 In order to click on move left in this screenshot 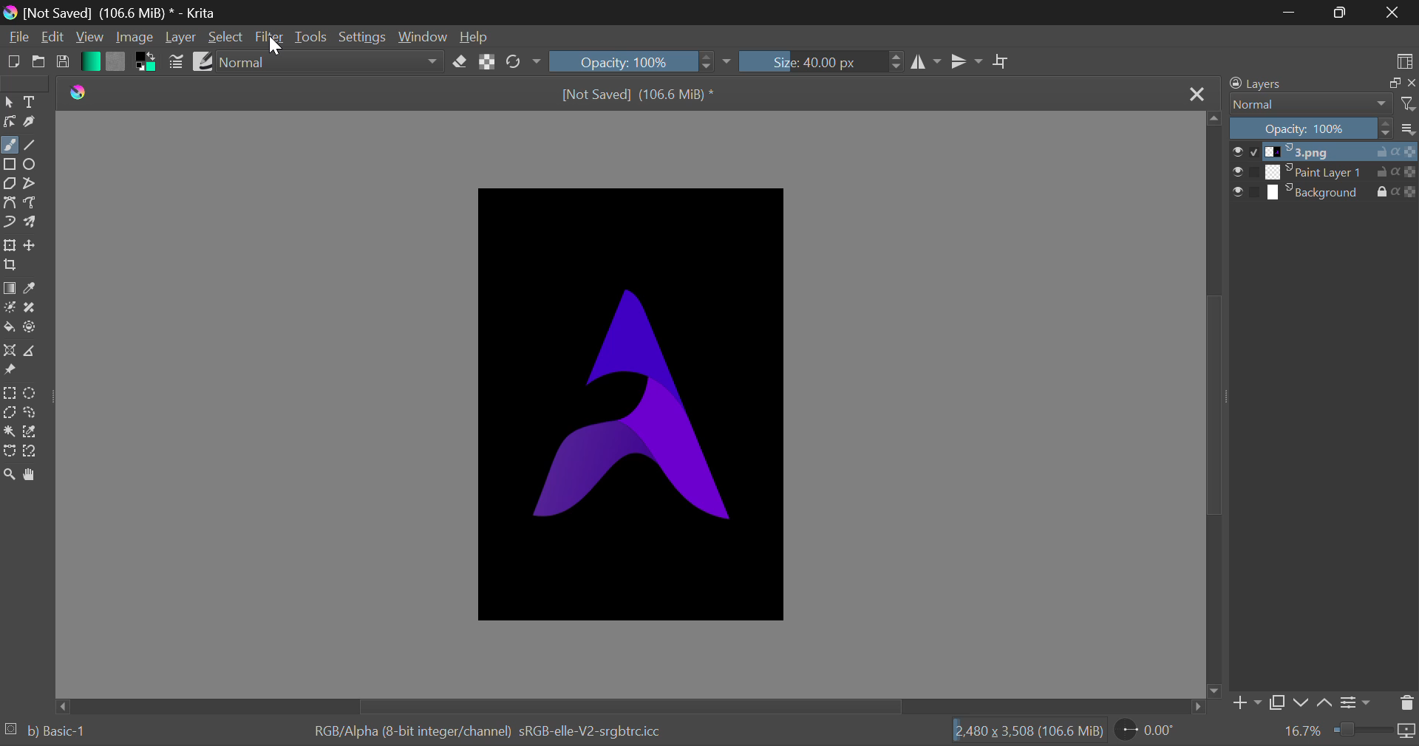, I will do `click(64, 707)`.